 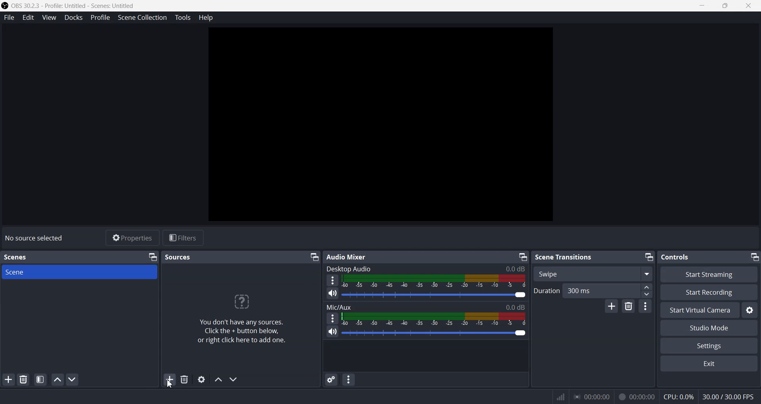 I want to click on Properties, so click(x=132, y=237).